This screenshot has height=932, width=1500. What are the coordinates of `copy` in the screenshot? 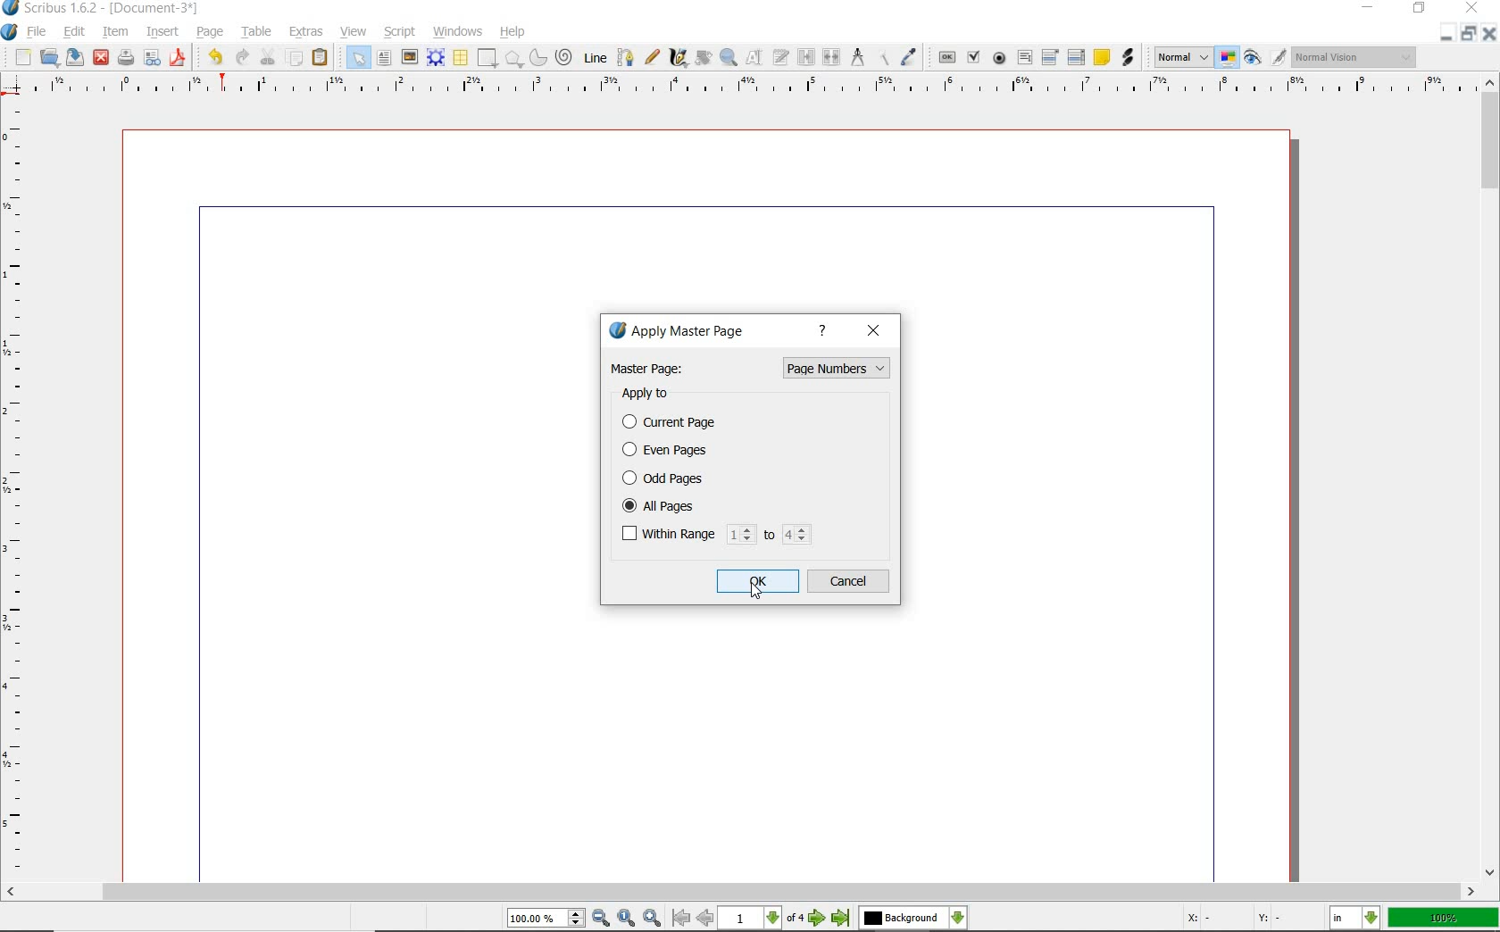 It's located at (295, 57).